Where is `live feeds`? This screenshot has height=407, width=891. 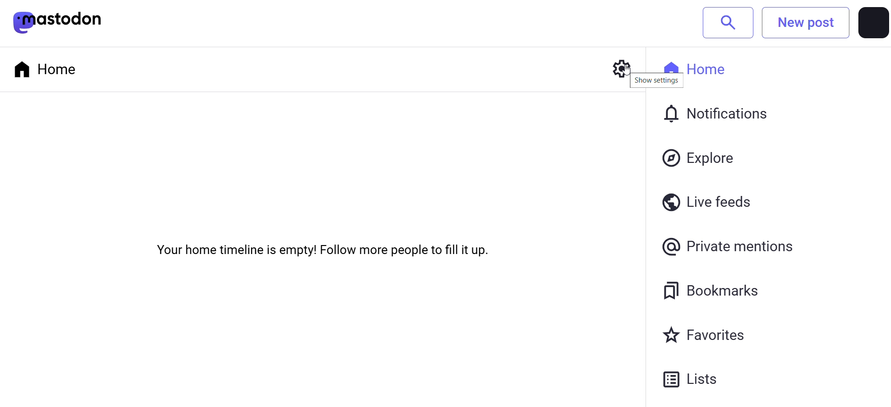
live feeds is located at coordinates (712, 201).